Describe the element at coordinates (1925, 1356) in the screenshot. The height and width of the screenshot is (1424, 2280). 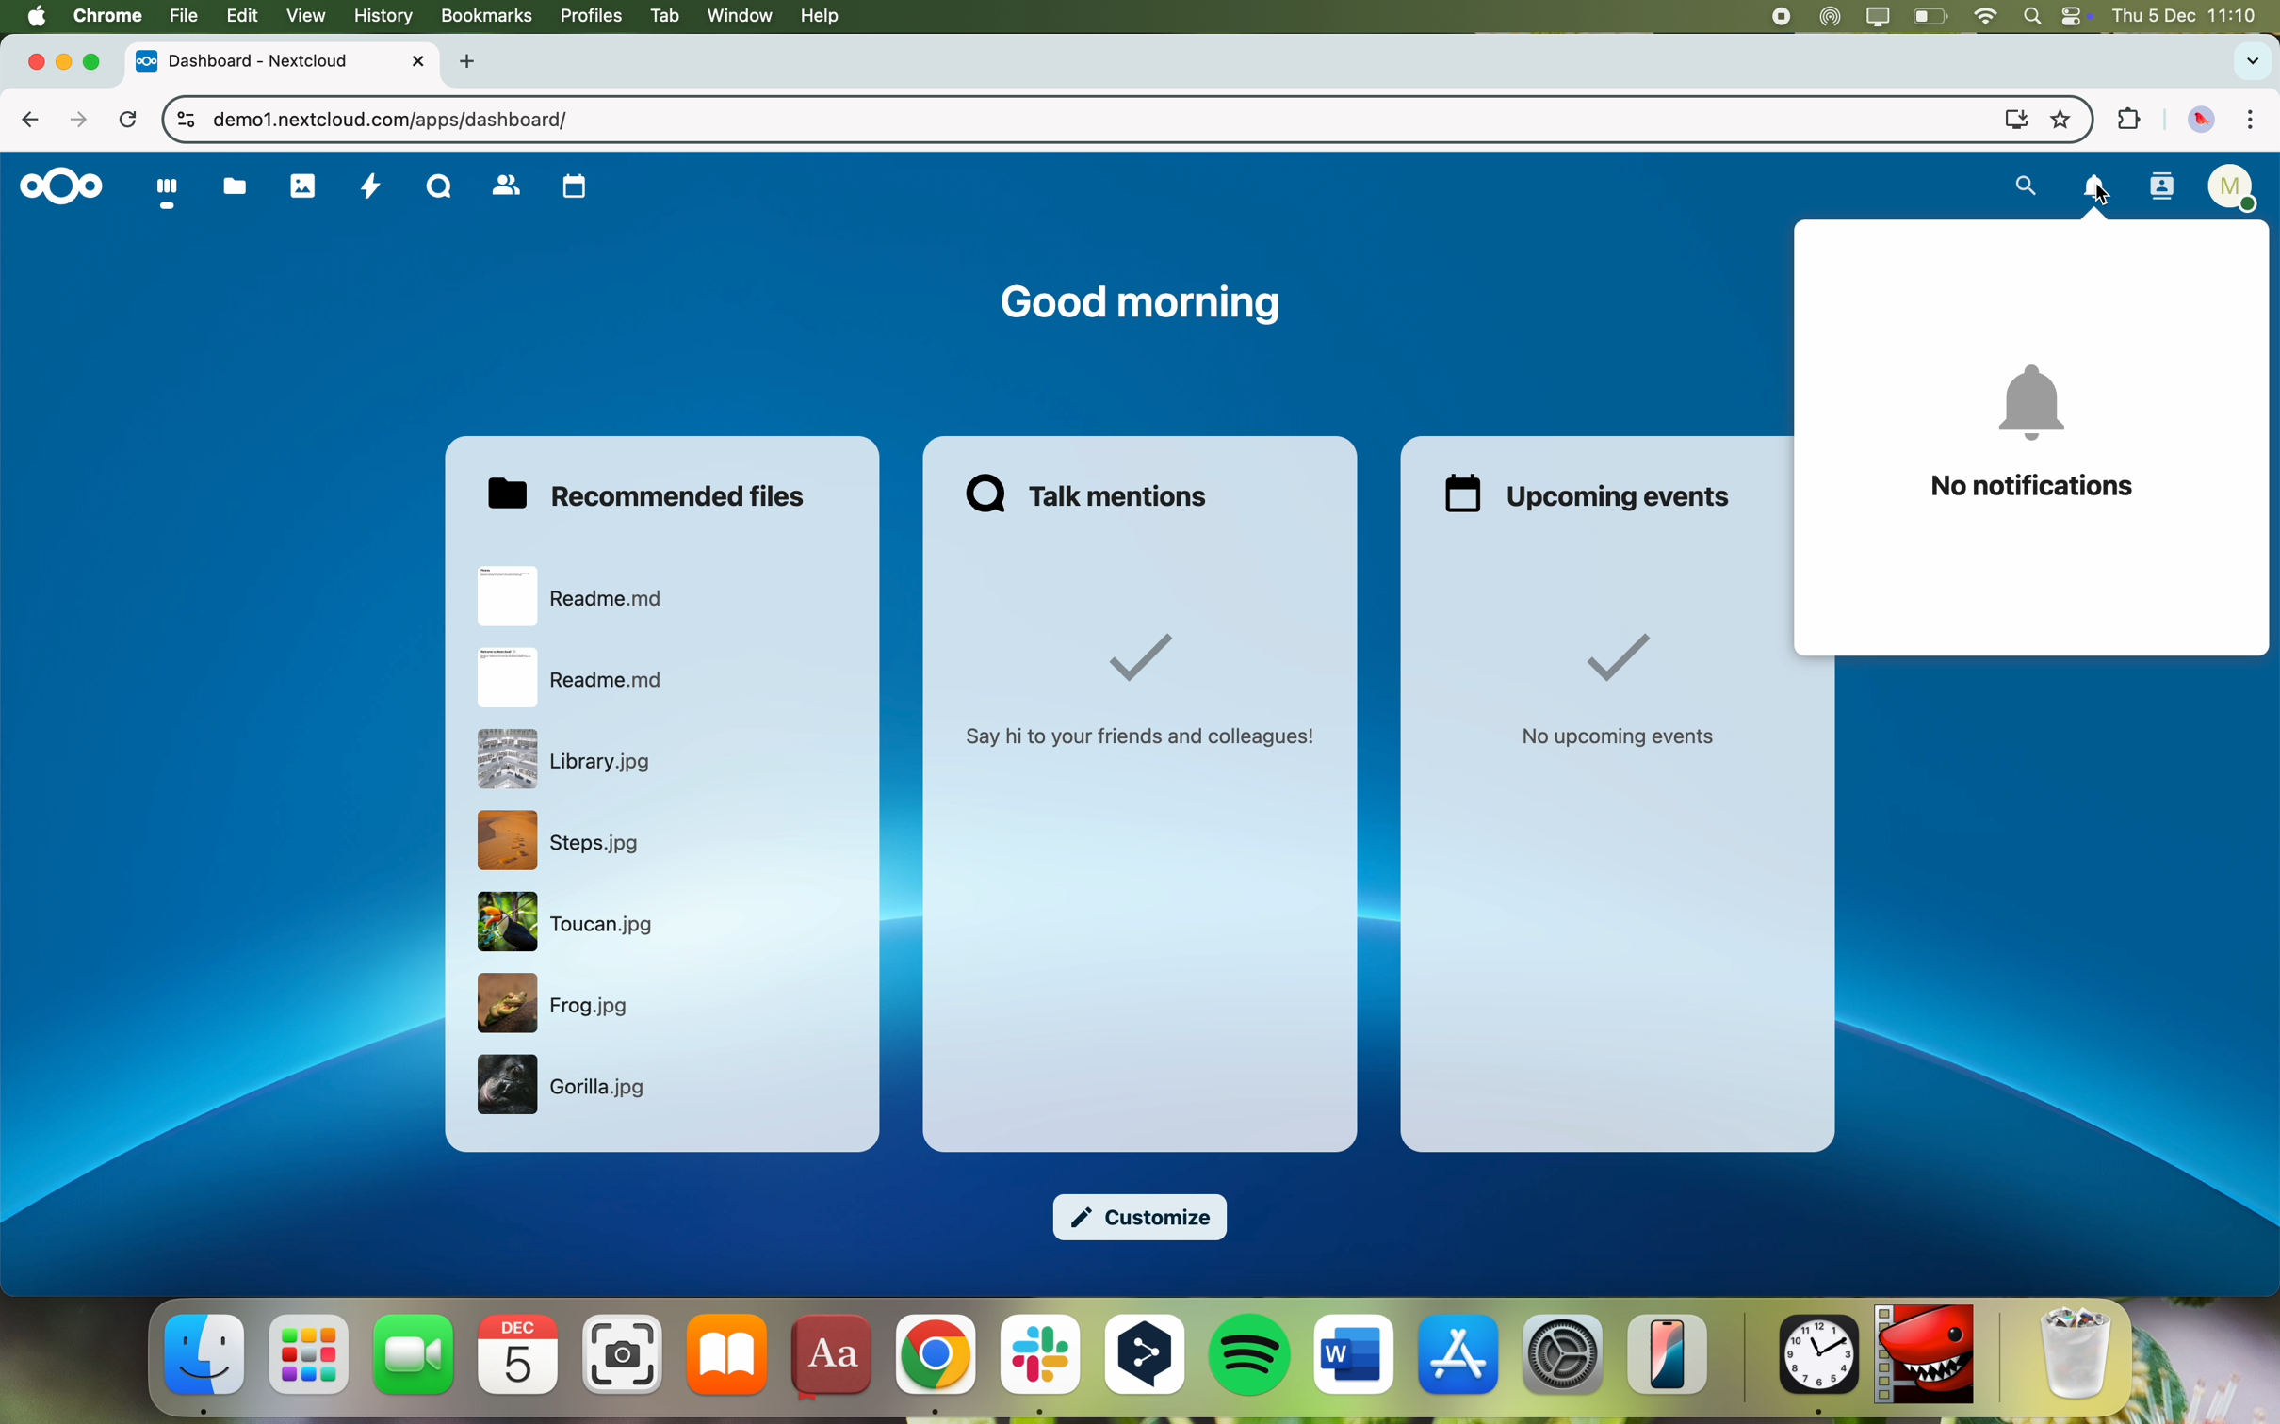
I see `Lightworks` at that location.